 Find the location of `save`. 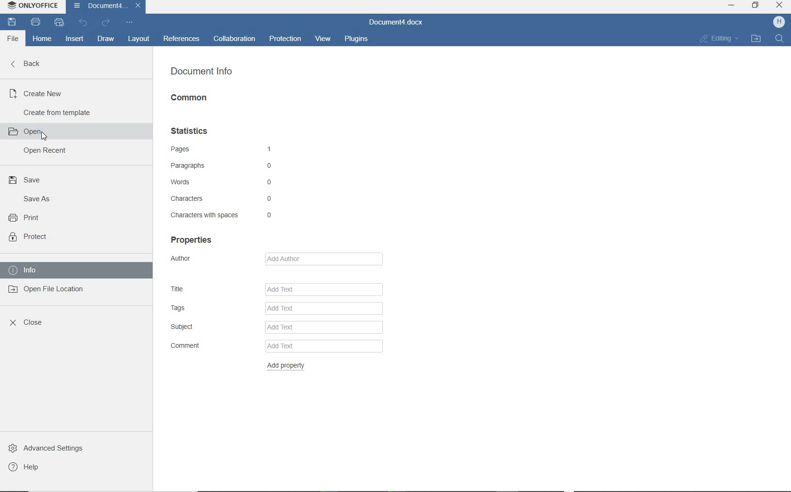

save is located at coordinates (12, 22).